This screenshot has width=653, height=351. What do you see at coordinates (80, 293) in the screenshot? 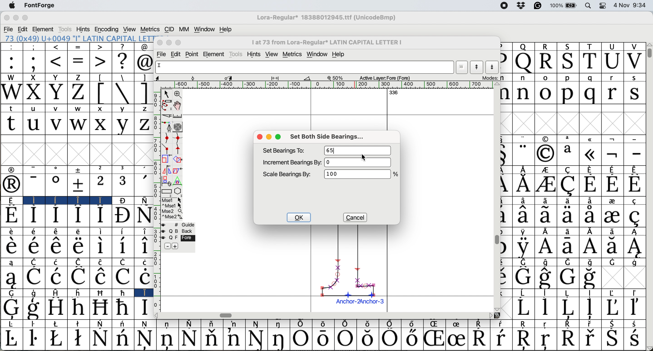
I see `h` at bounding box center [80, 293].